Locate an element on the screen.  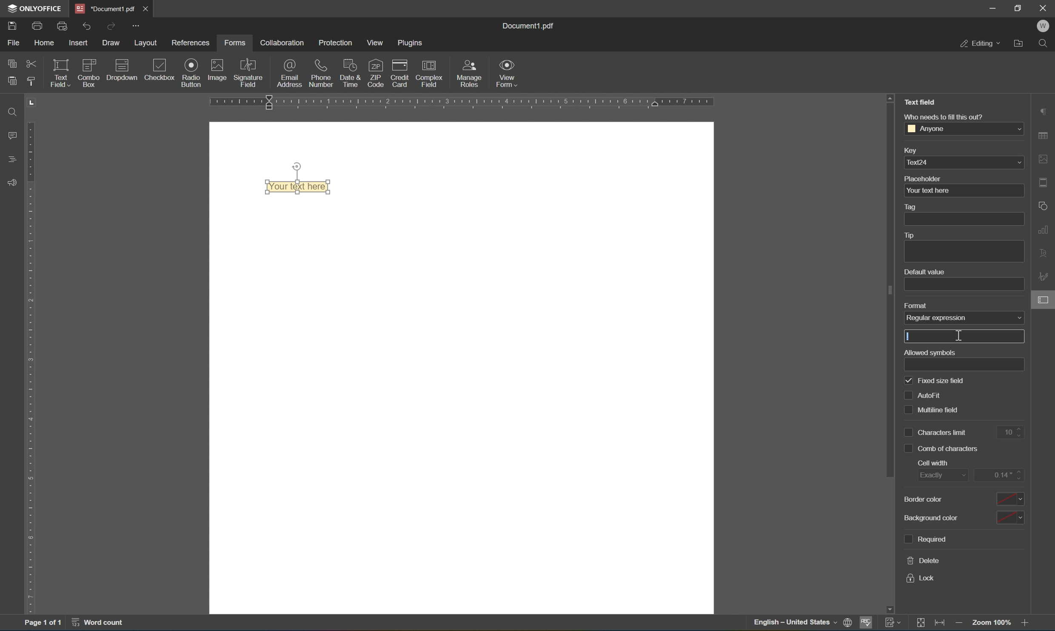
zoom out is located at coordinates (961, 625).